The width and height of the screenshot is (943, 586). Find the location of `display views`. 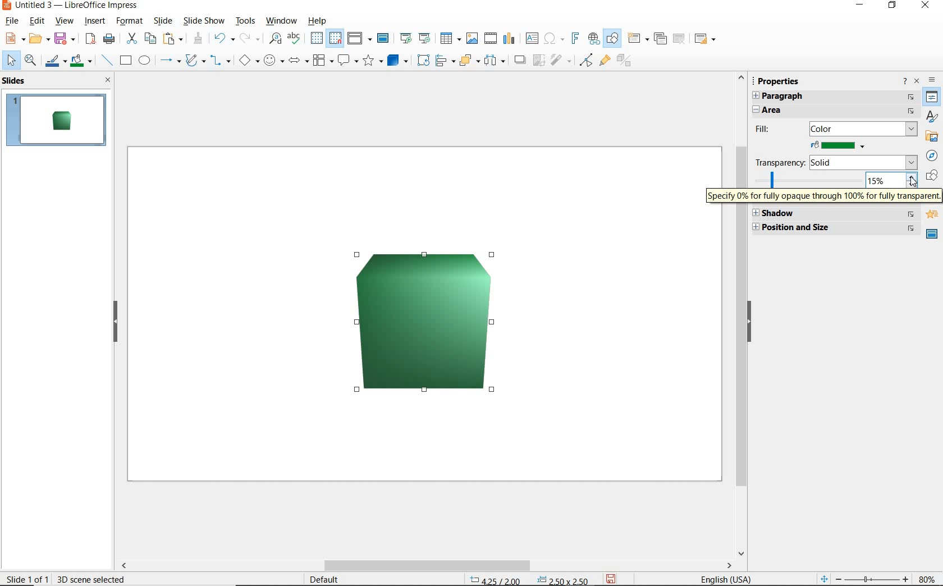

display views is located at coordinates (360, 39).